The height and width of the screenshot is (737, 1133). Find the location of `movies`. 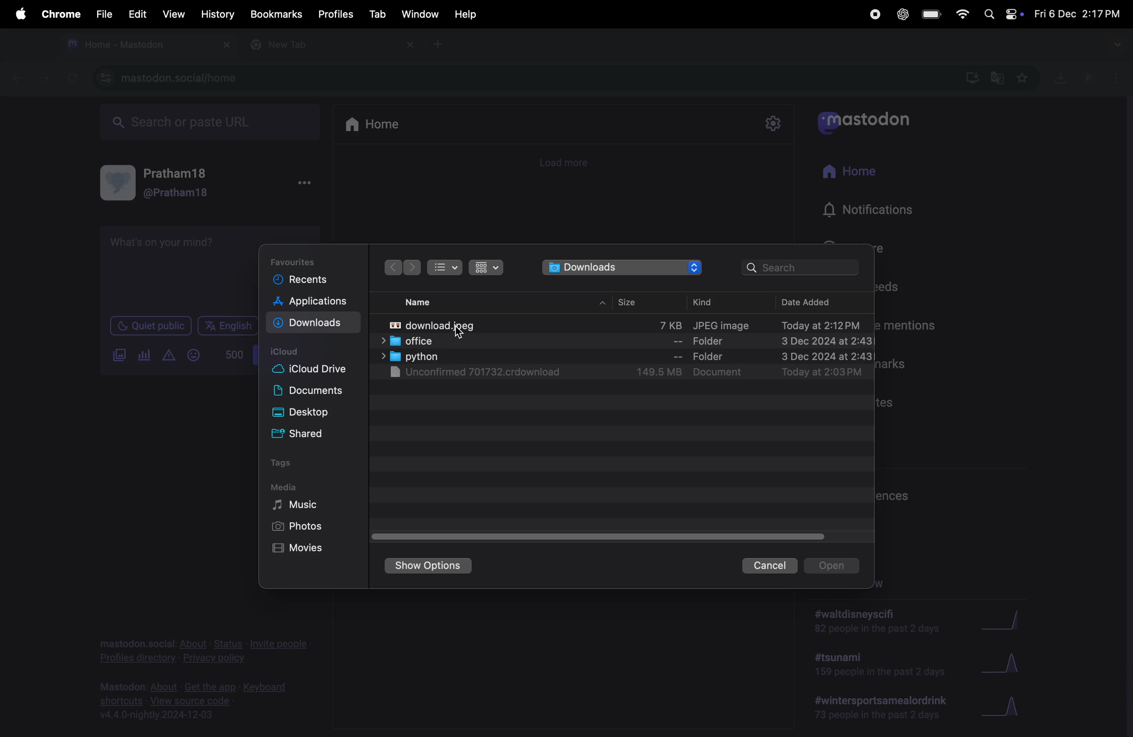

movies is located at coordinates (300, 548).